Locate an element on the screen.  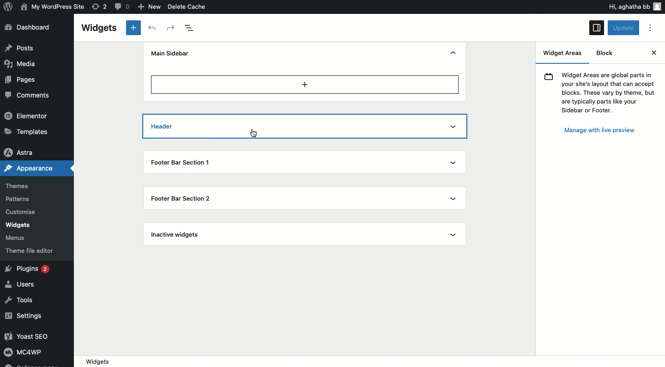
New is located at coordinates (151, 7).